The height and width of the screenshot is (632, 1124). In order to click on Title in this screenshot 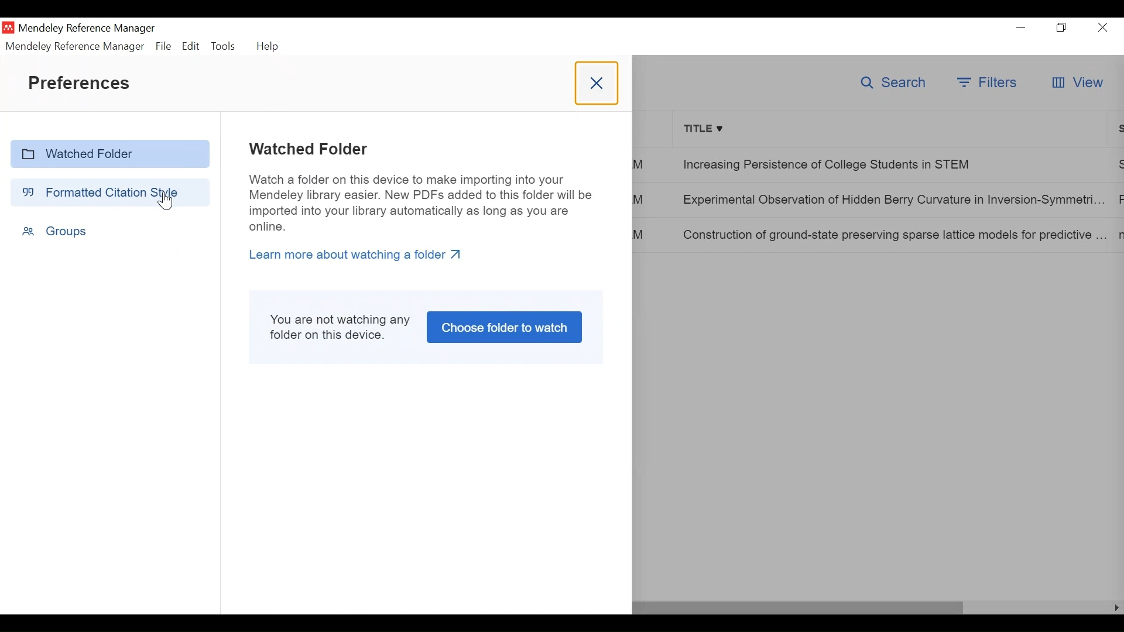, I will do `click(891, 128)`.